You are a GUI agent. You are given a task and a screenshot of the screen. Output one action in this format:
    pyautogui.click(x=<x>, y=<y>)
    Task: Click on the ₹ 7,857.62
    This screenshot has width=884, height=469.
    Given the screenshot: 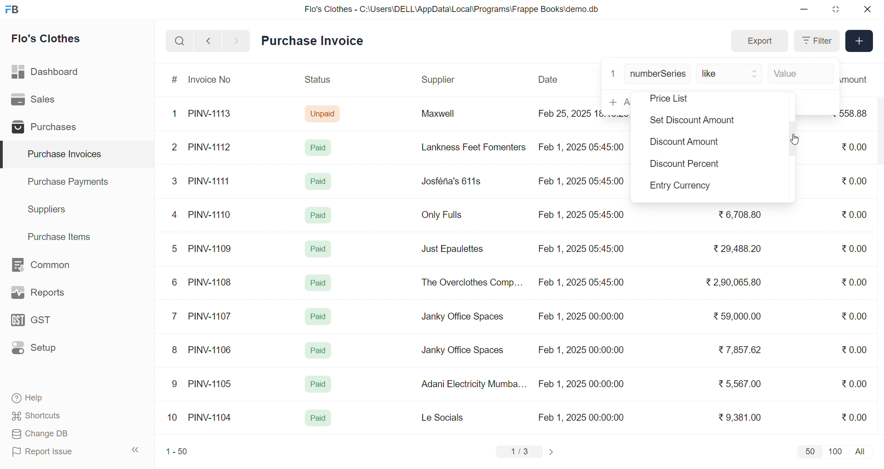 What is the action you would take?
    pyautogui.click(x=741, y=350)
    